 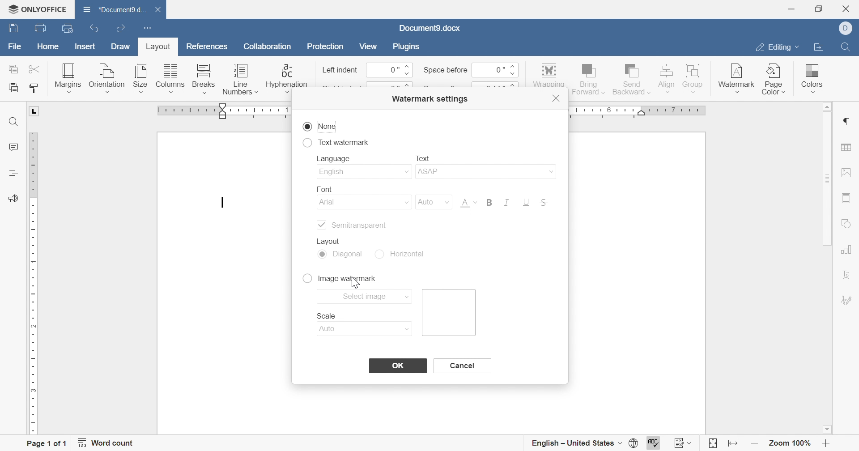 What do you see at coordinates (122, 30) in the screenshot?
I see `redo` at bounding box center [122, 30].